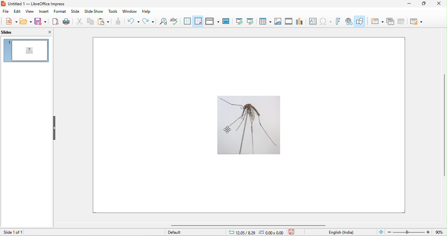  I want to click on fontwork text, so click(339, 21).